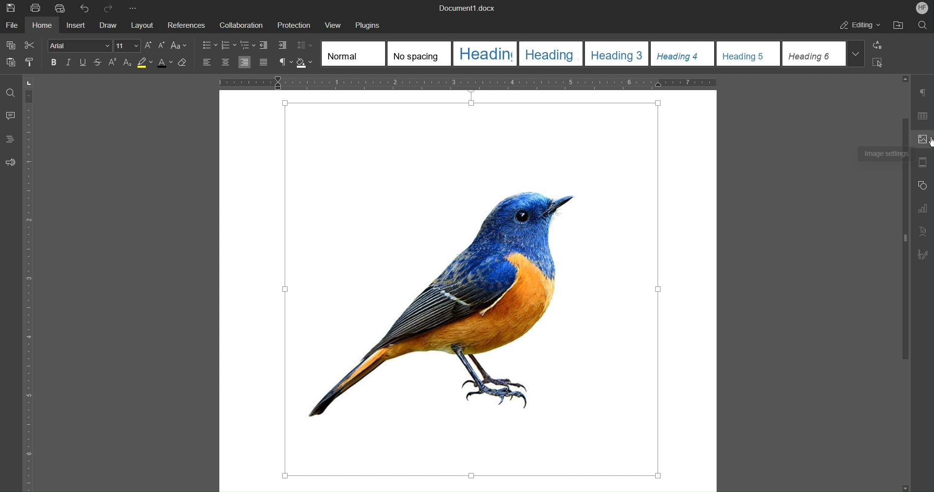  Describe the element at coordinates (305, 63) in the screenshot. I see `Shading` at that location.